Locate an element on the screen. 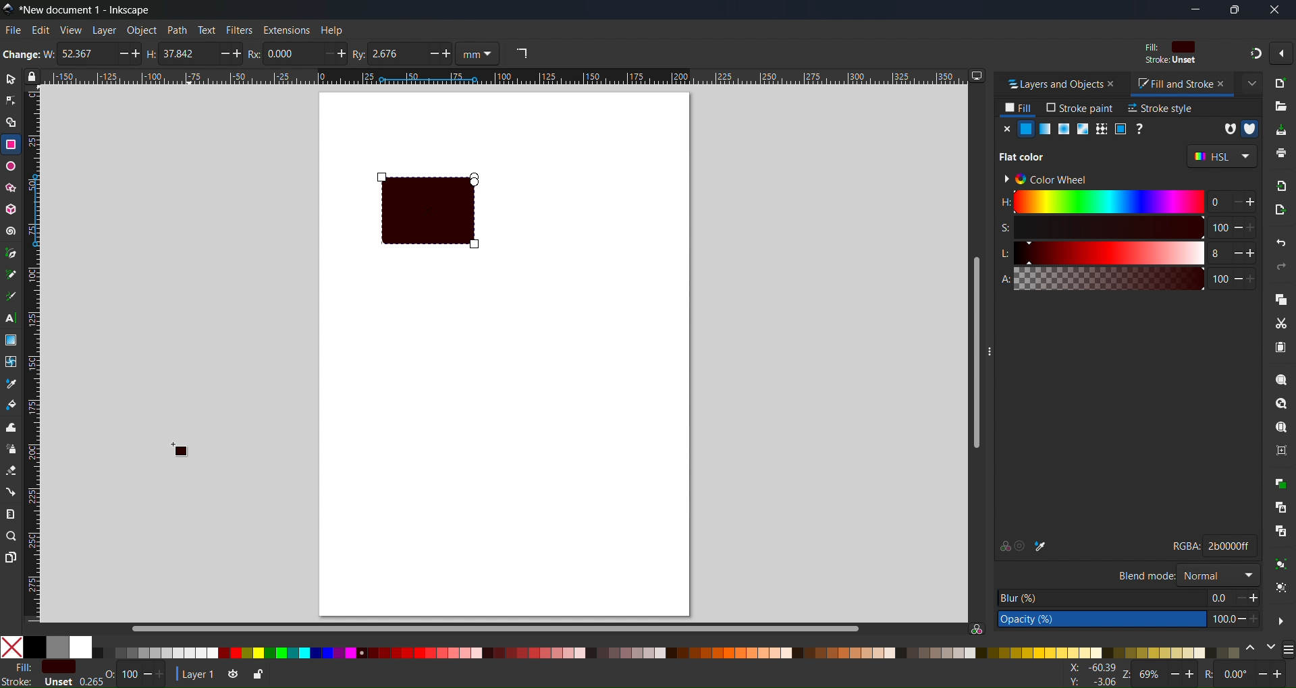  Minimize is located at coordinates (1195, 9).